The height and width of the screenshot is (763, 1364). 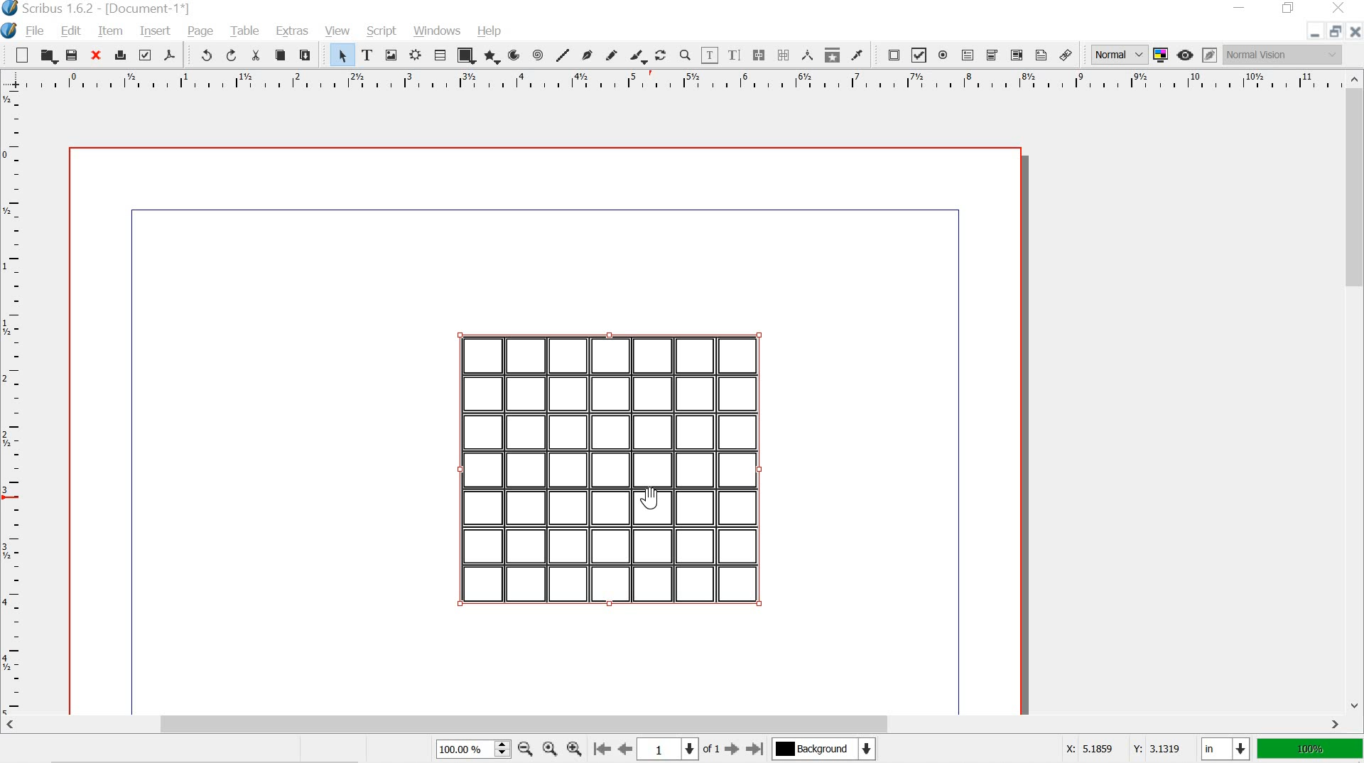 I want to click on table, so click(x=609, y=471).